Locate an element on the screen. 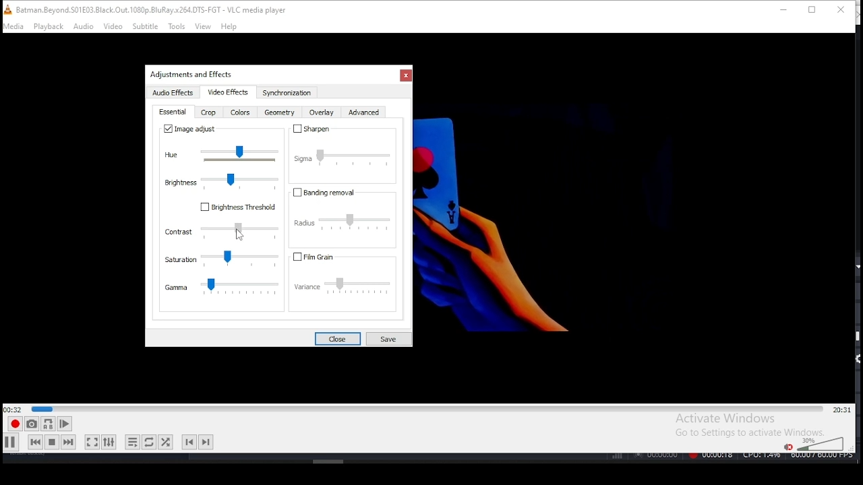  stop is located at coordinates (51, 442).